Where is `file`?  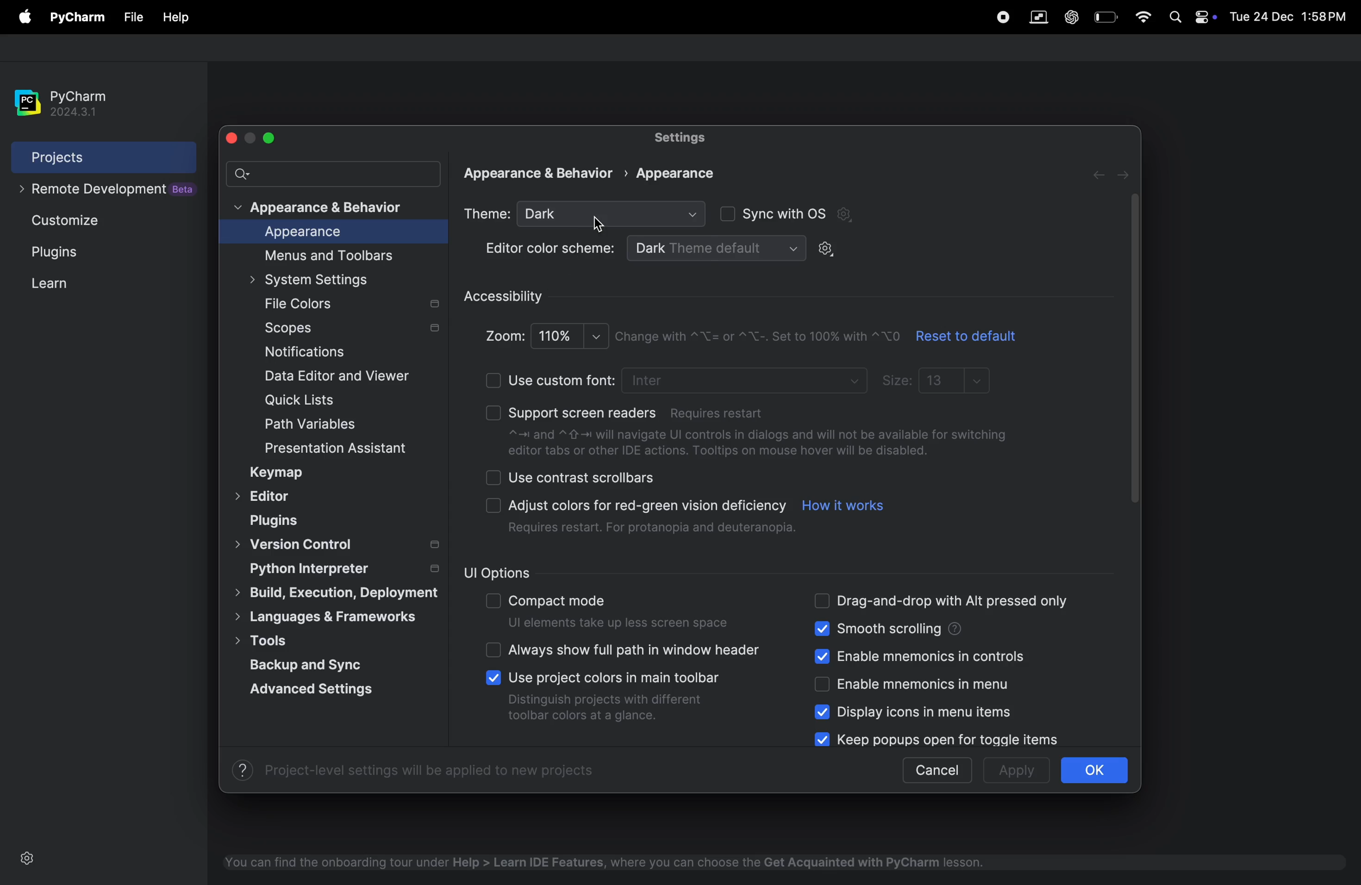
file is located at coordinates (134, 17).